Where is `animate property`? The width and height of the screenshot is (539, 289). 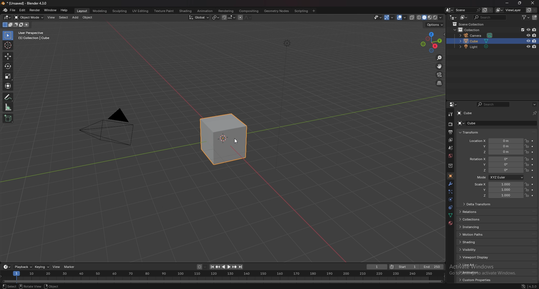
animate property is located at coordinates (533, 165).